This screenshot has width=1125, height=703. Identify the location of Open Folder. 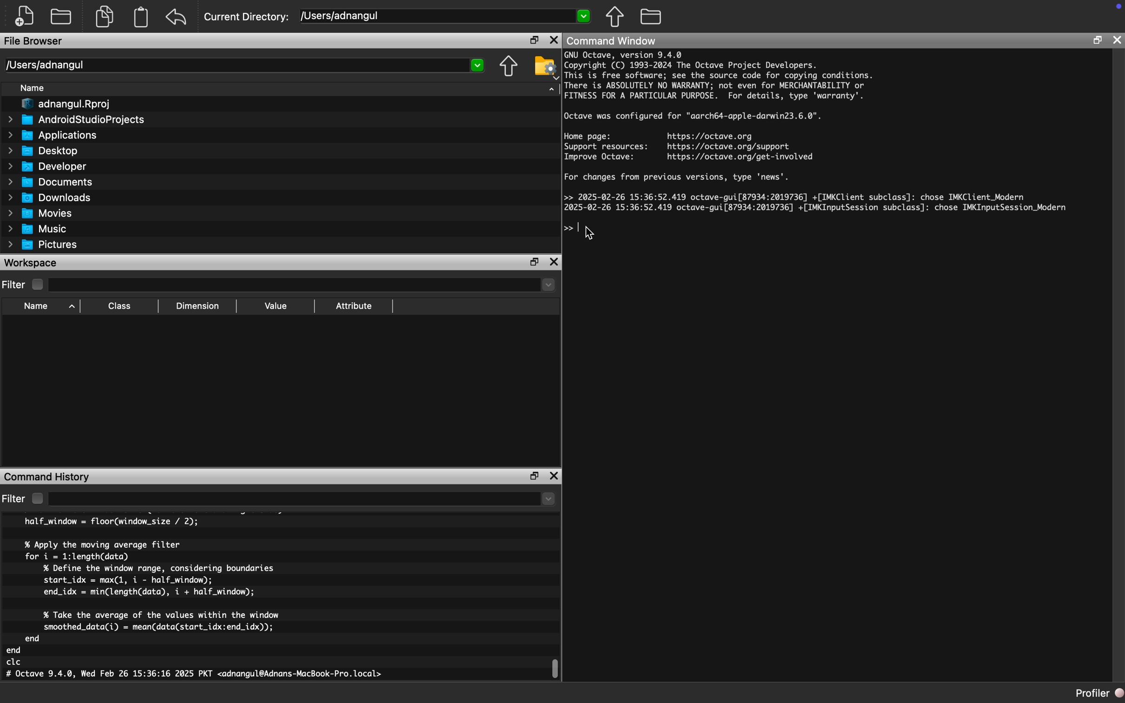
(62, 17).